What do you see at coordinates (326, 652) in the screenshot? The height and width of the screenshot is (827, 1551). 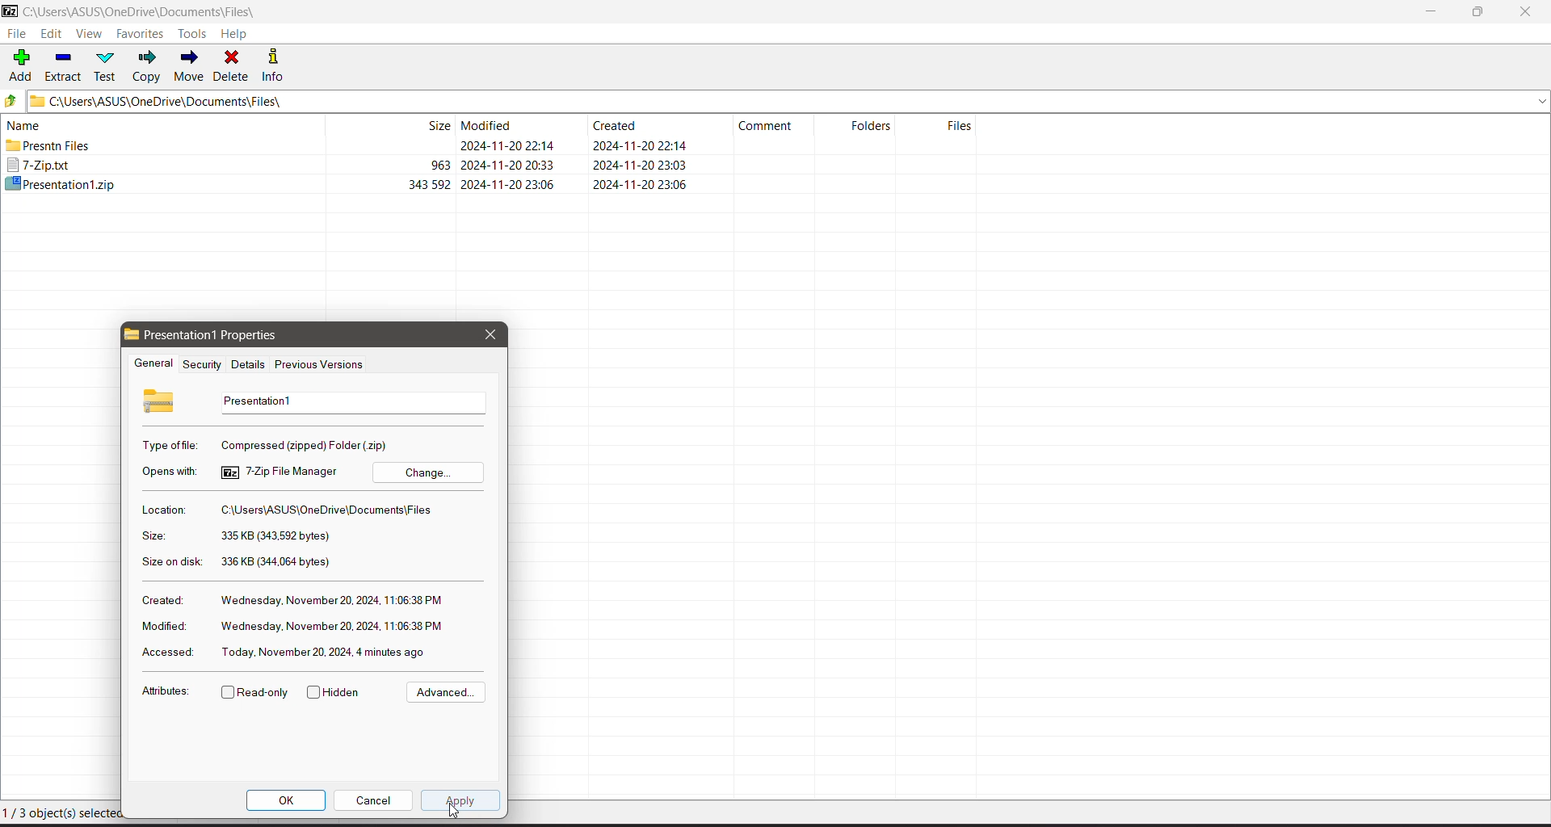 I see `Accessed Day, Date, Year and time` at bounding box center [326, 652].